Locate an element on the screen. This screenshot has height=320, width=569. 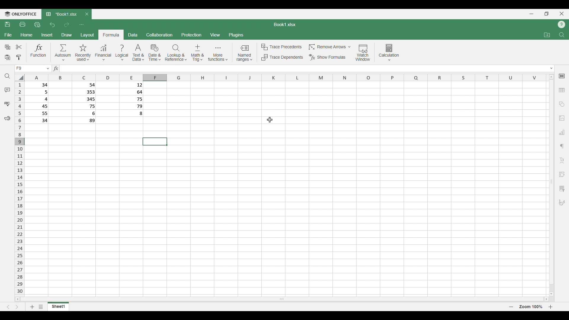
Previous is located at coordinates (8, 307).